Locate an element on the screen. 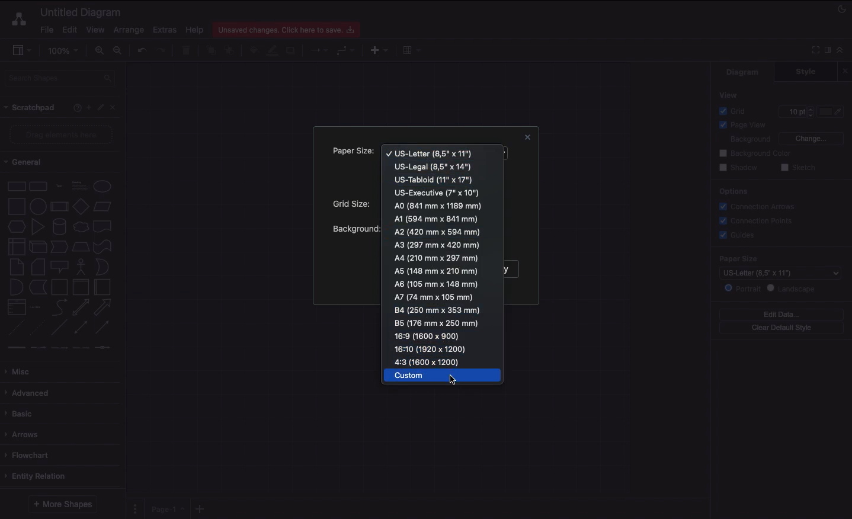  Edit is located at coordinates (102, 108).